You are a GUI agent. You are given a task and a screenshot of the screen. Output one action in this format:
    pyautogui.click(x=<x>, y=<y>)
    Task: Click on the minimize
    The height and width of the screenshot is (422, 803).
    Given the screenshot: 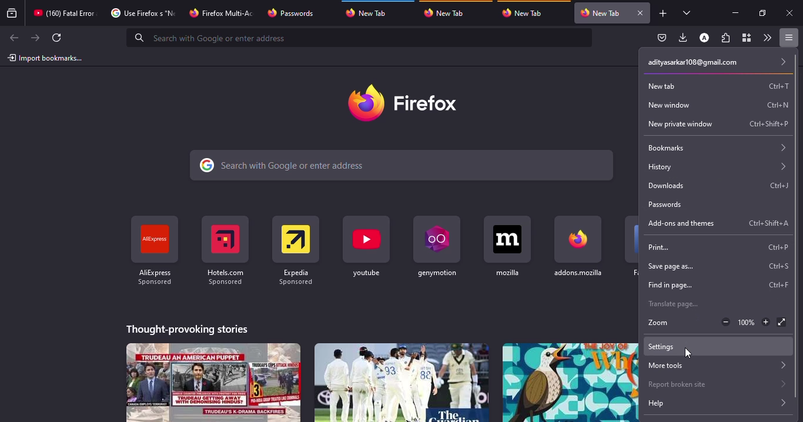 What is the action you would take?
    pyautogui.click(x=735, y=12)
    